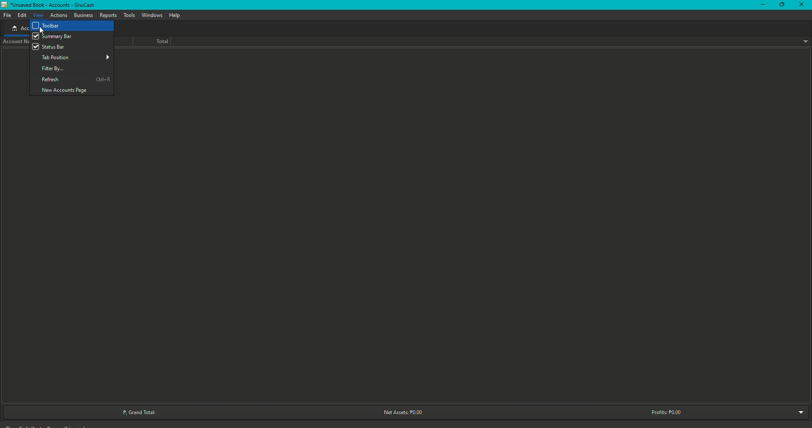 This screenshot has height=428, width=812. Describe the element at coordinates (129, 14) in the screenshot. I see `Tools` at that location.